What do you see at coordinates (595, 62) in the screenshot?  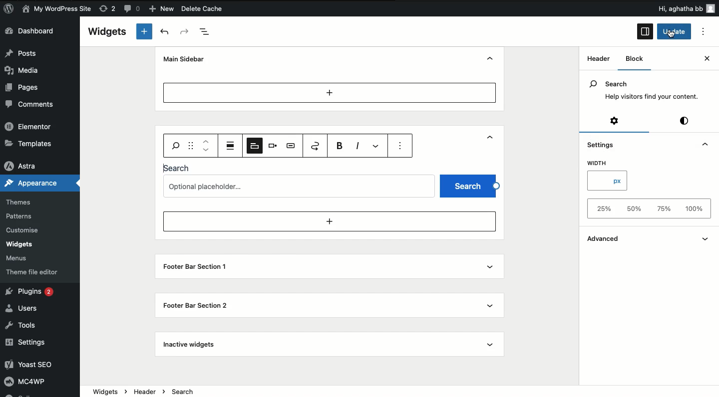 I see `Widget areas` at bounding box center [595, 62].